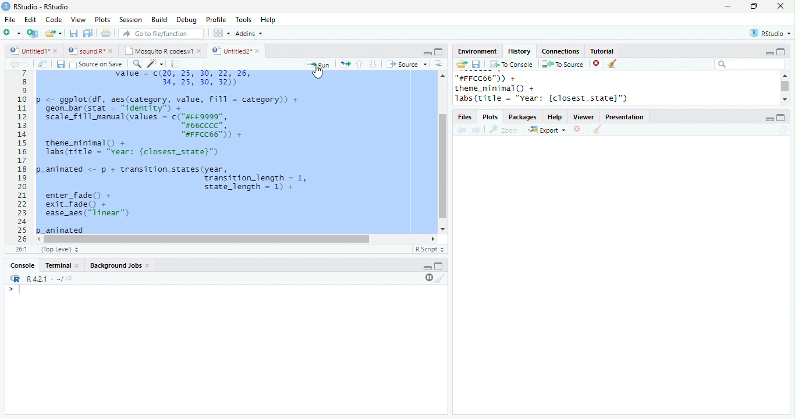 The image size is (795, 419). Describe the element at coordinates (86, 51) in the screenshot. I see `sound.R` at that location.